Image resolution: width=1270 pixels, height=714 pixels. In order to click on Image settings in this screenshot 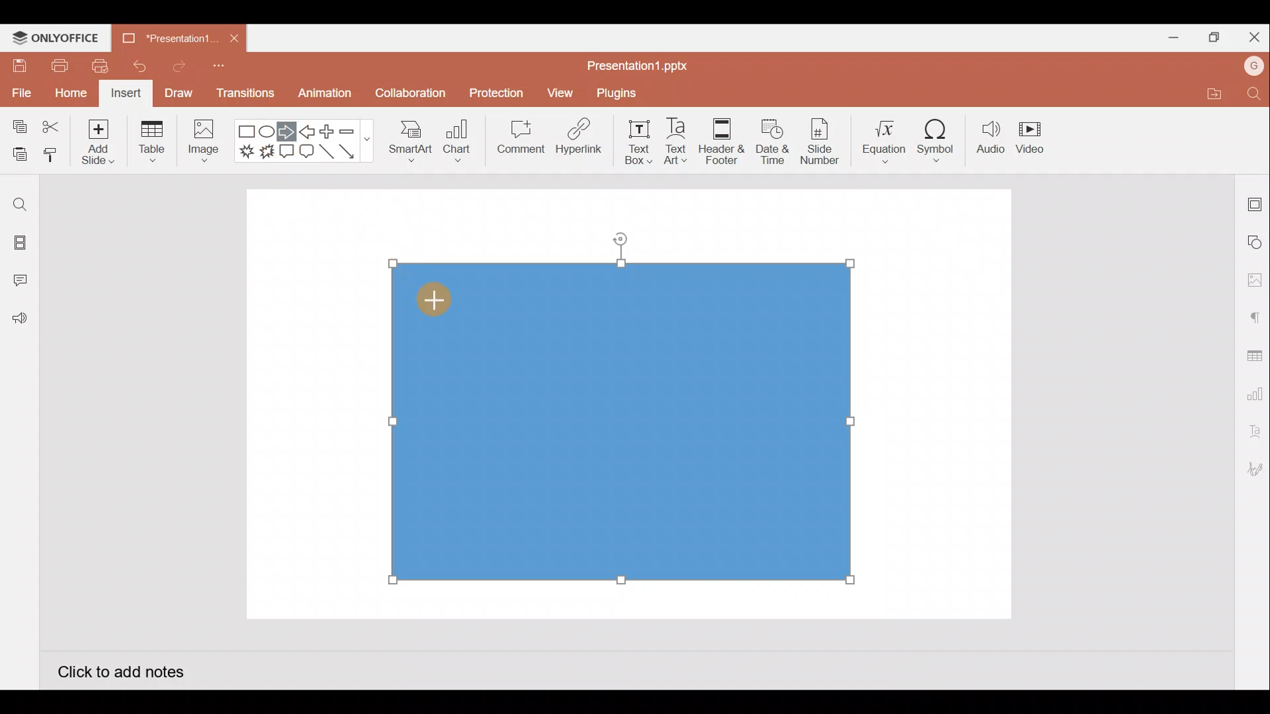, I will do `click(1255, 280)`.